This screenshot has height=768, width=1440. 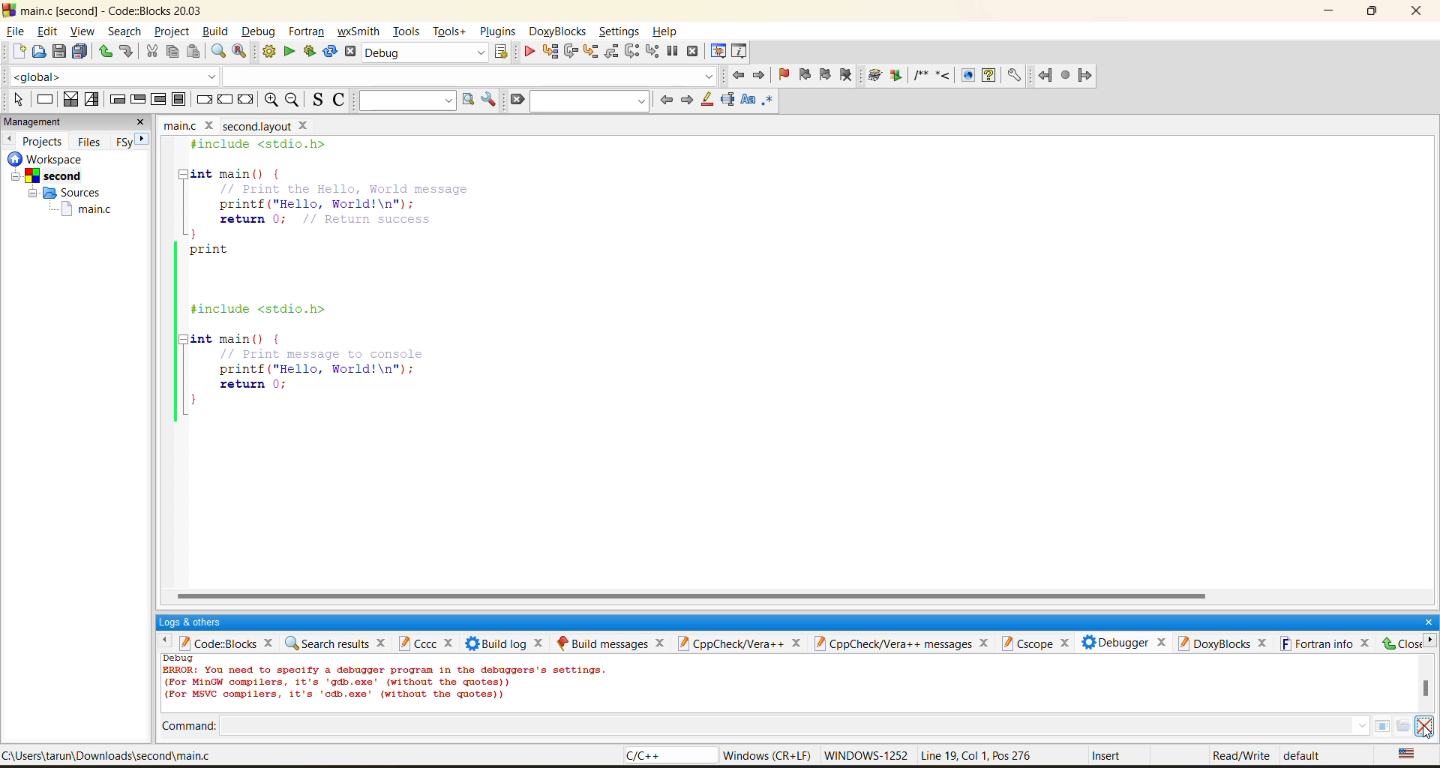 What do you see at coordinates (1423, 726) in the screenshot?
I see `clear consol` at bounding box center [1423, 726].